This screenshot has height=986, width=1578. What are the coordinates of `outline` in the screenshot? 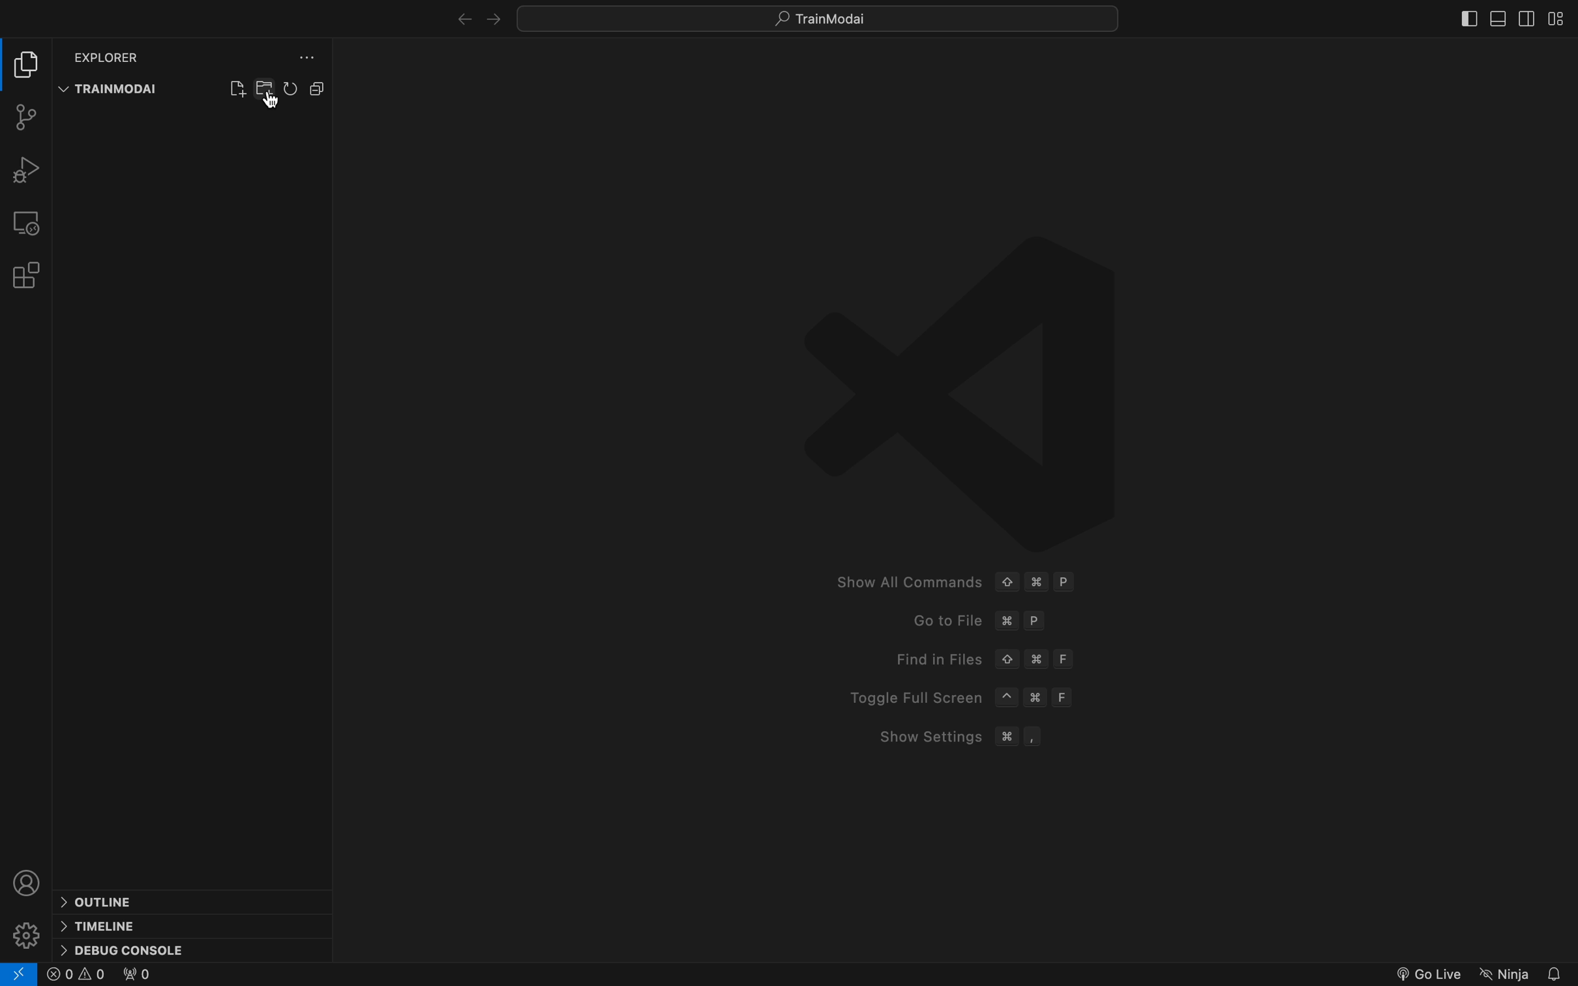 It's located at (113, 902).